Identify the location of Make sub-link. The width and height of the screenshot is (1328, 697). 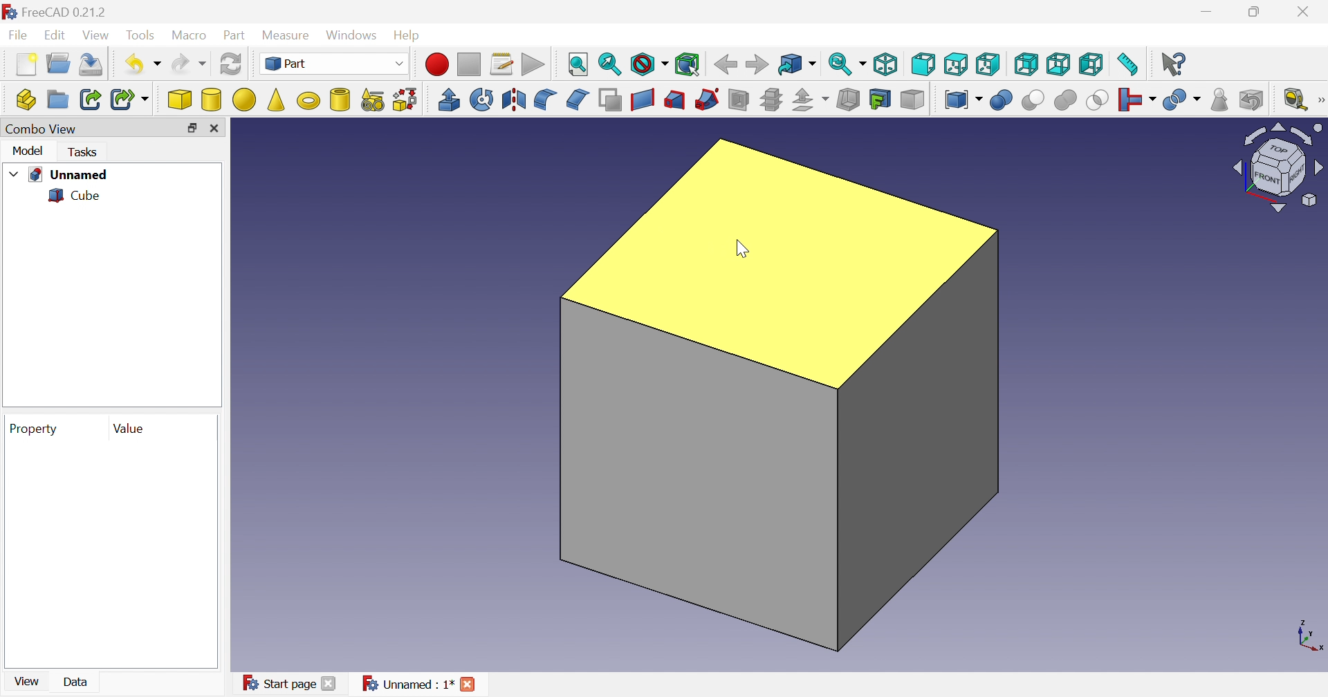
(131, 99).